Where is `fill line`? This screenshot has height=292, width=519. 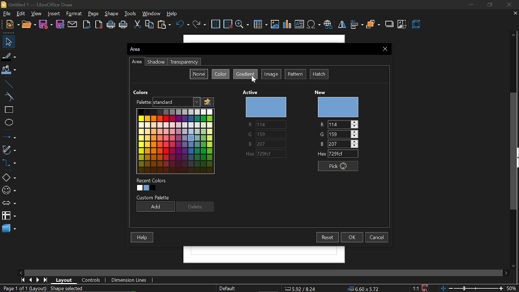
fill line is located at coordinates (9, 56).